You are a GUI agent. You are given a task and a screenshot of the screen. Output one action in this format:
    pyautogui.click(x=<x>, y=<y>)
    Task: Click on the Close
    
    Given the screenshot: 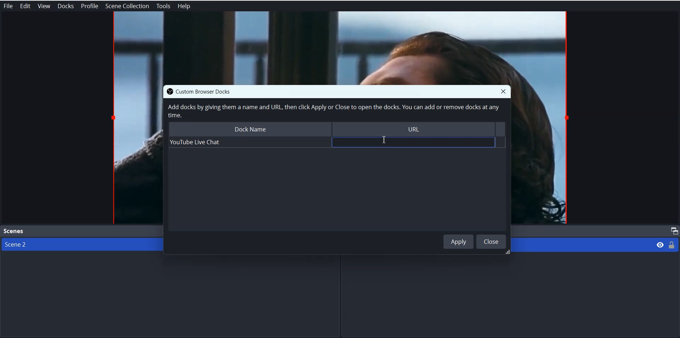 What is the action you would take?
    pyautogui.click(x=491, y=241)
    